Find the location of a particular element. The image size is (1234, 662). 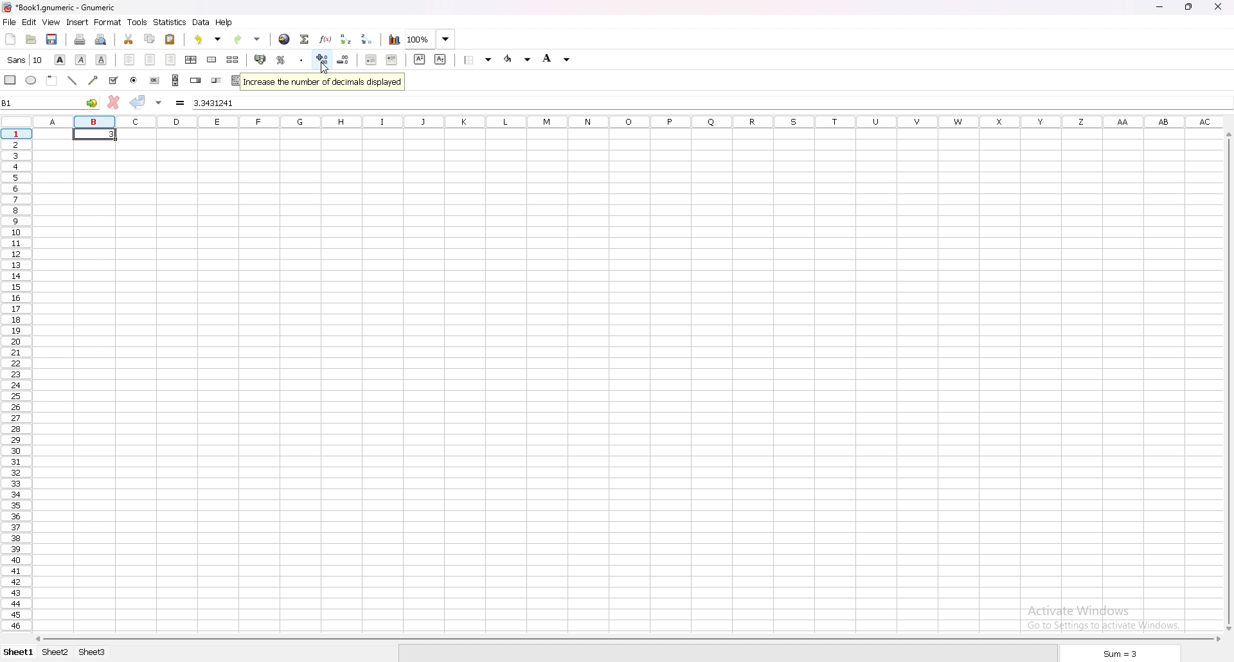

centre horizontally is located at coordinates (192, 59).